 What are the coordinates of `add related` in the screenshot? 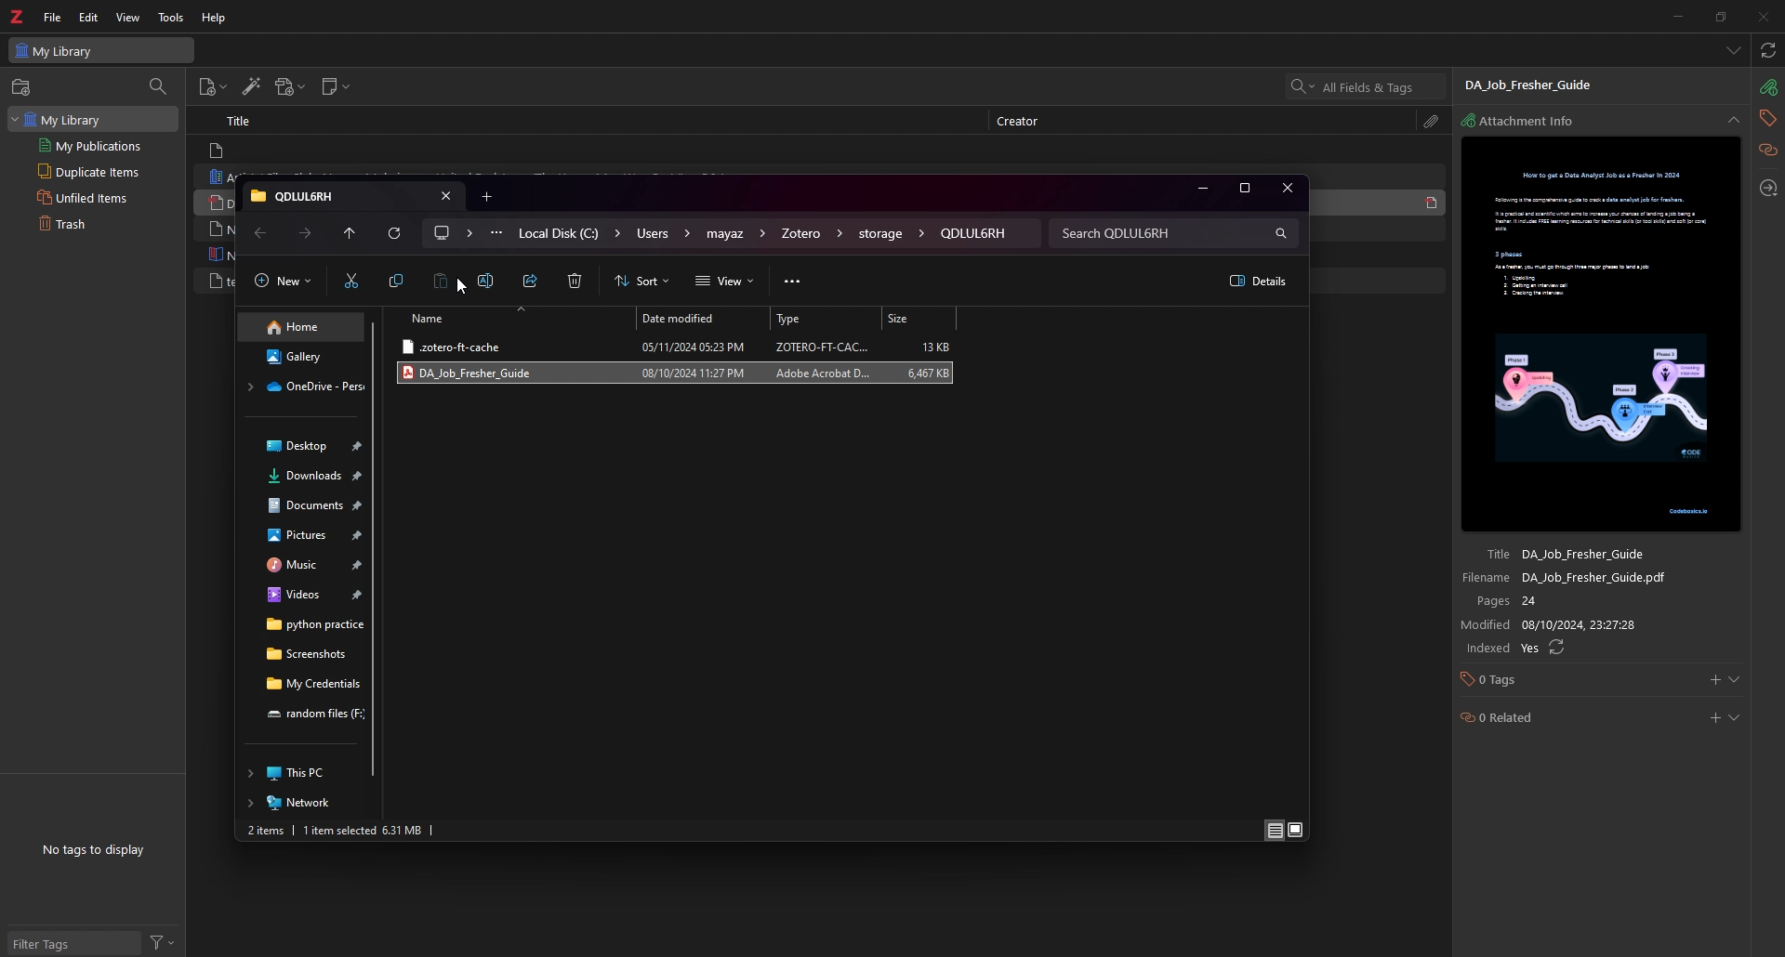 It's located at (1714, 719).